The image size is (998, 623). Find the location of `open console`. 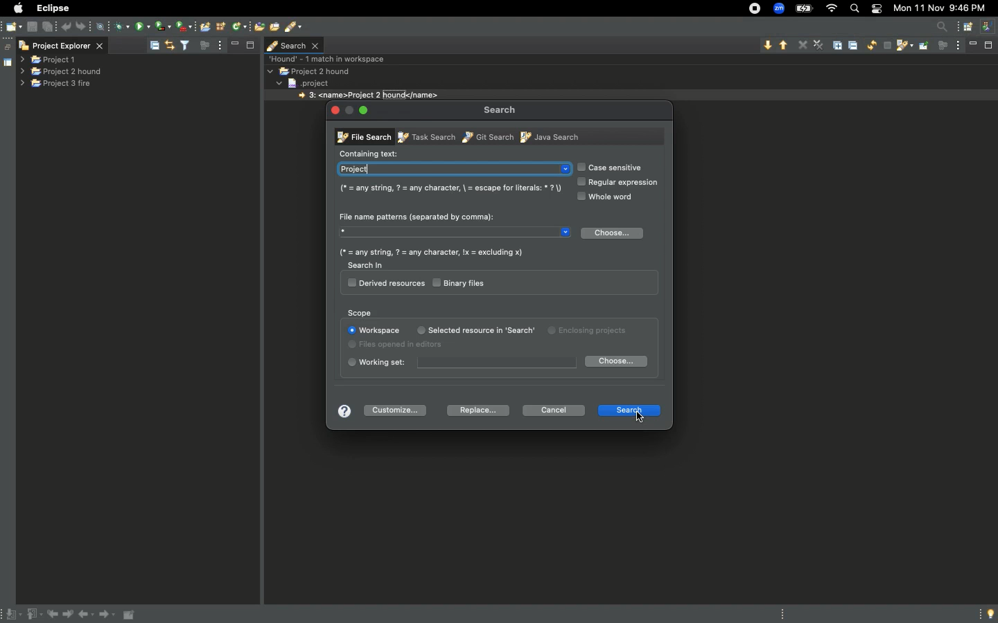

open console is located at coordinates (206, 26).